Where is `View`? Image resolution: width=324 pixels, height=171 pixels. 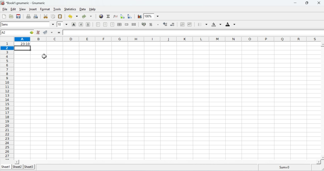 View is located at coordinates (23, 10).